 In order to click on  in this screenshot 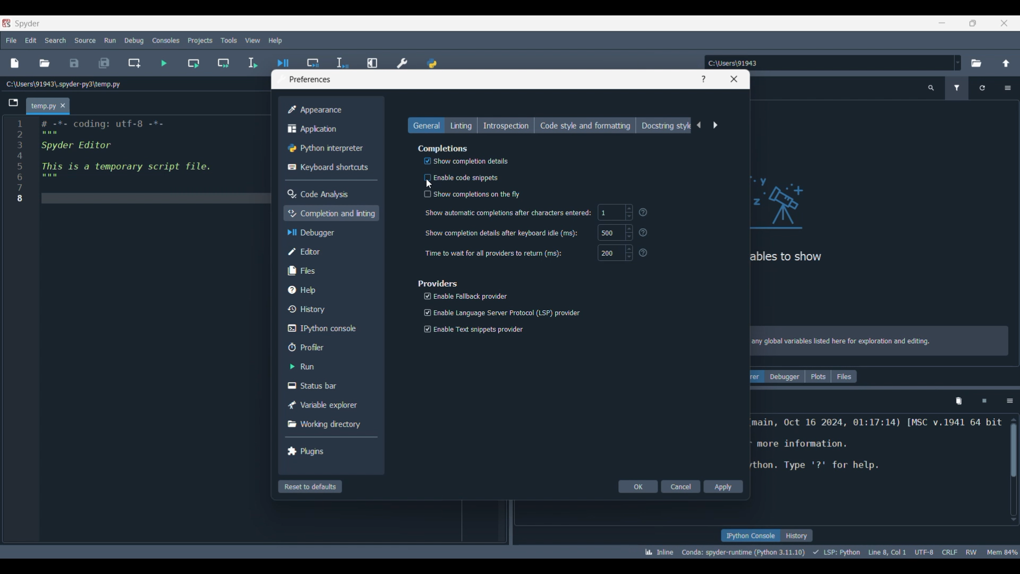, I will do `click(646, 213)`.